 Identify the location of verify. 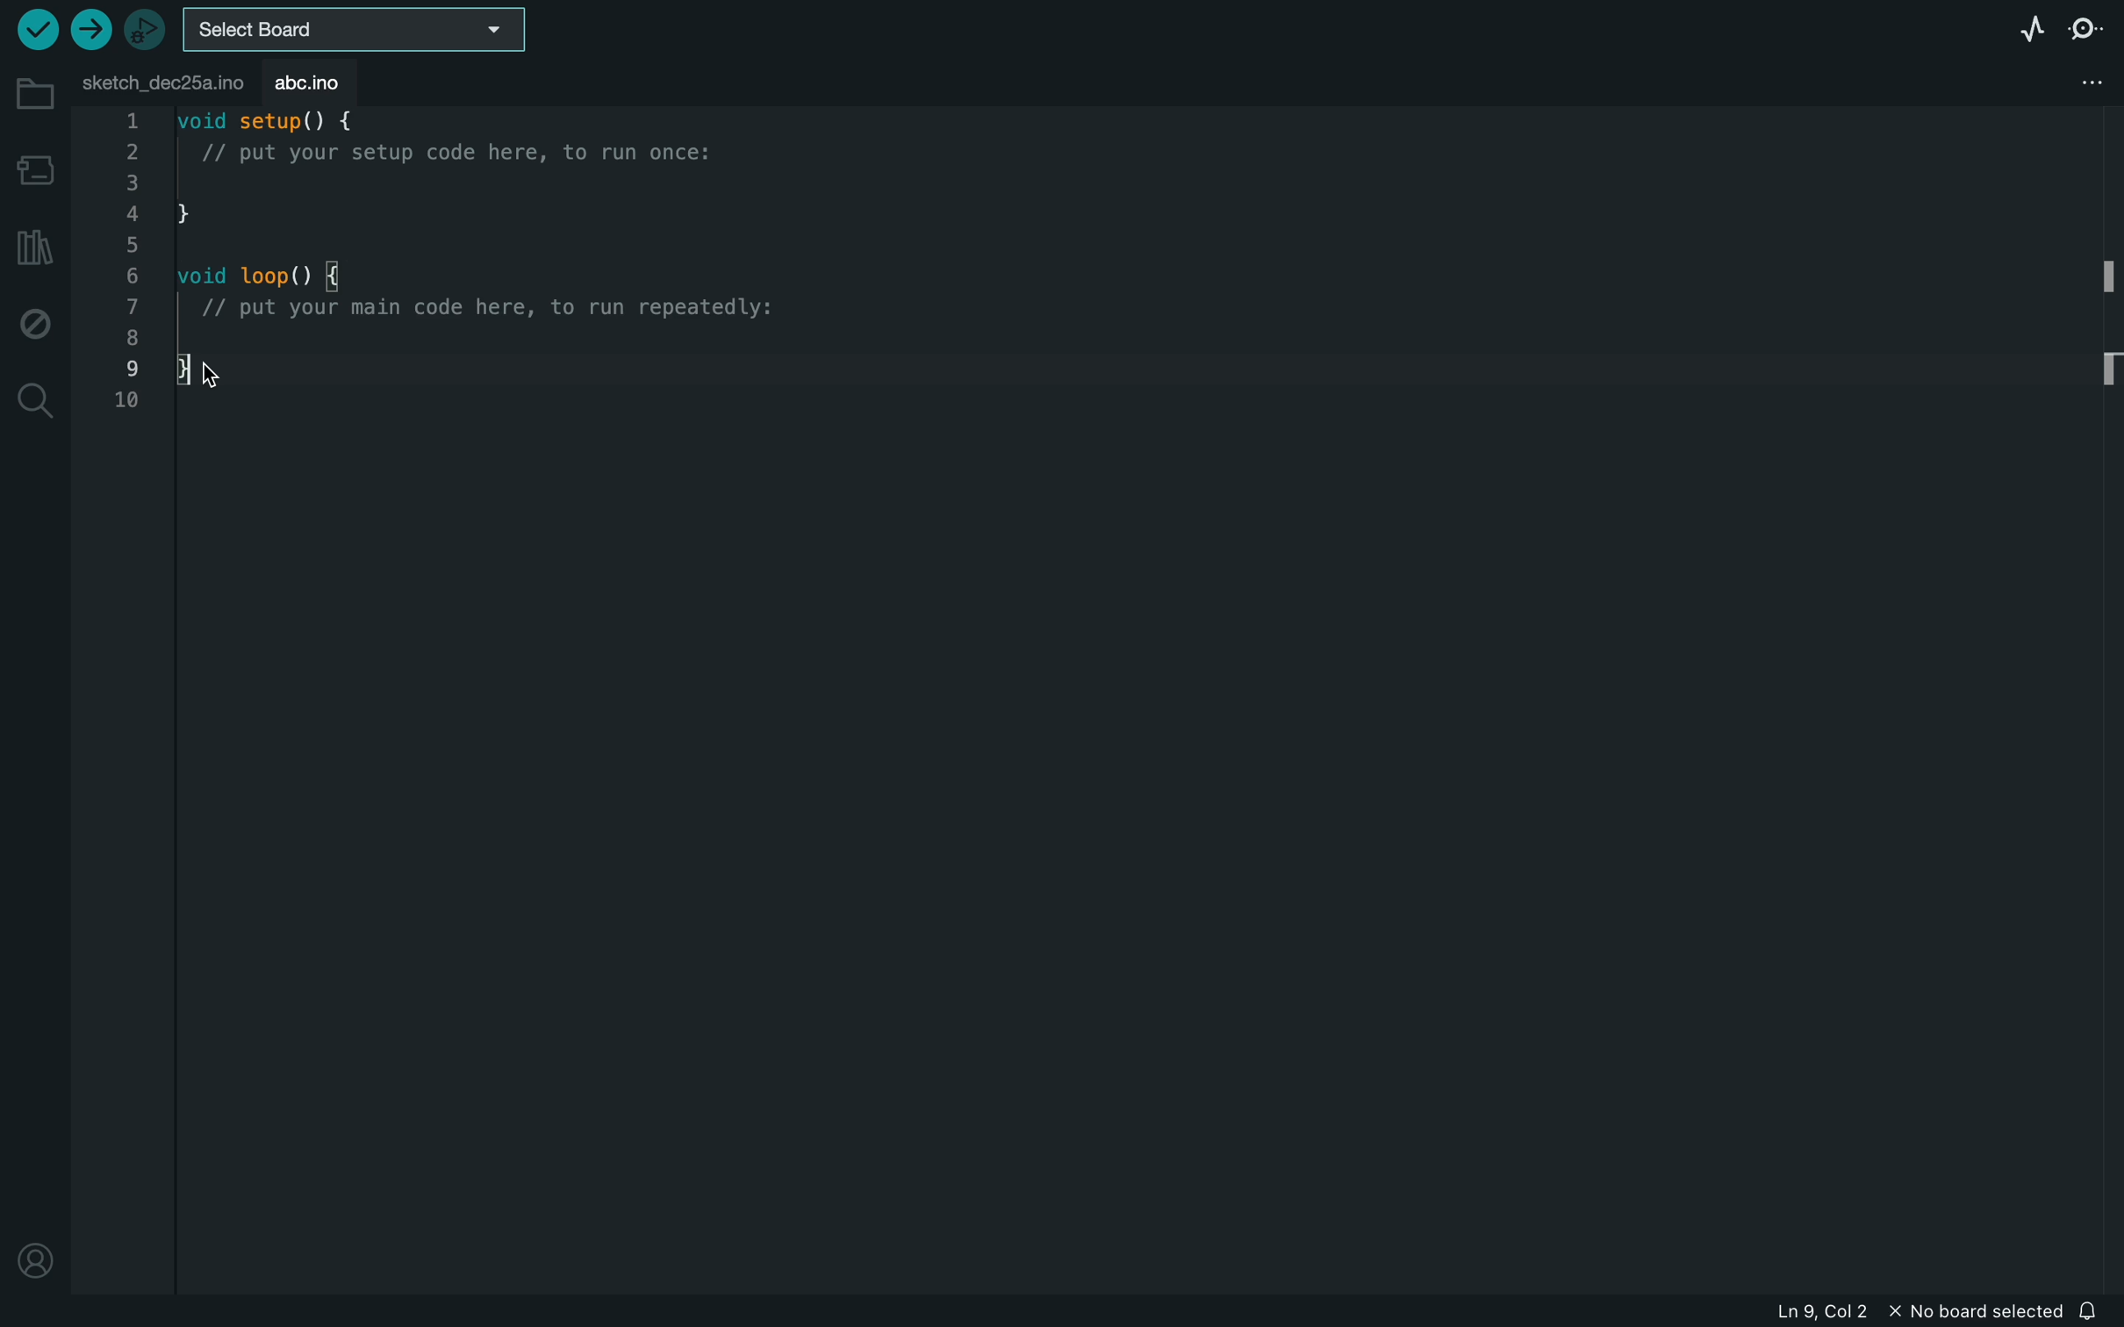
(35, 27).